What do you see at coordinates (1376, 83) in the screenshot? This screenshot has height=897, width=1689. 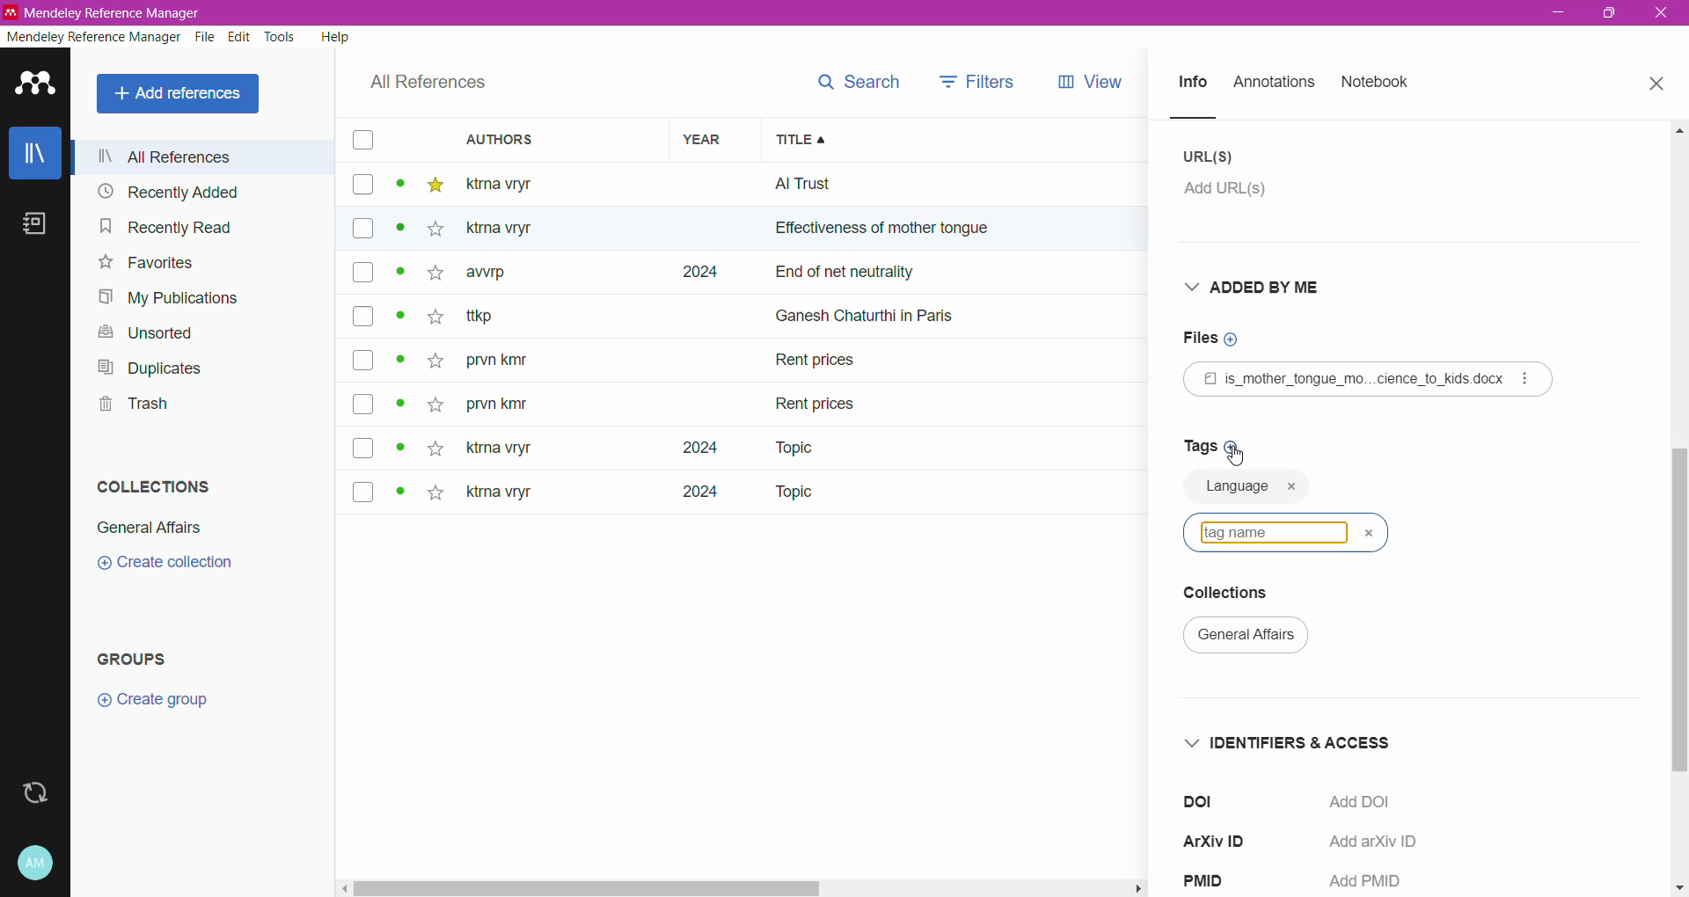 I see `Notebook` at bounding box center [1376, 83].